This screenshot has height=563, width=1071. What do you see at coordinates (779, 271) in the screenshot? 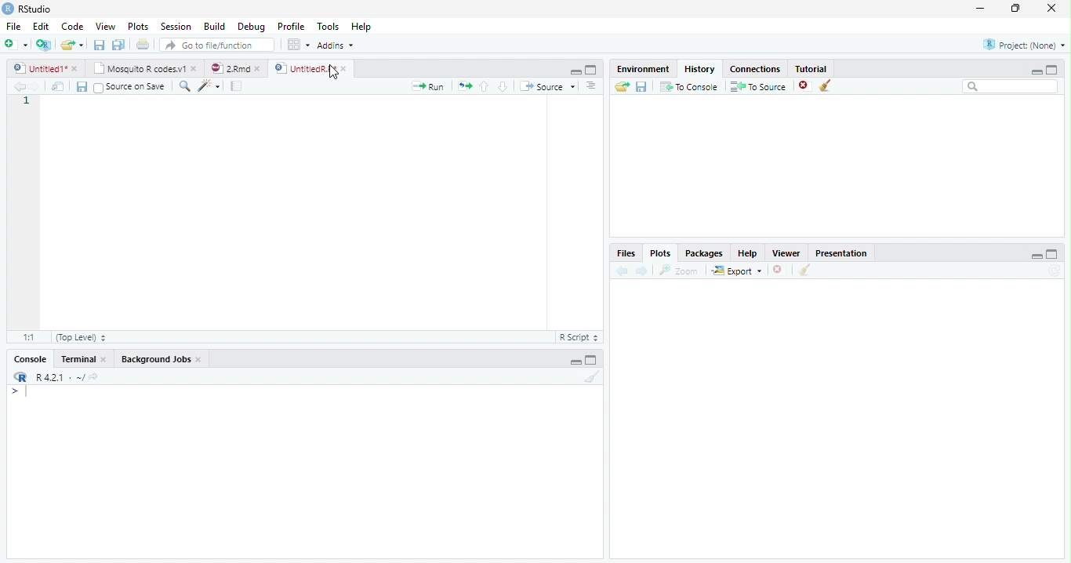
I see `Delete` at bounding box center [779, 271].